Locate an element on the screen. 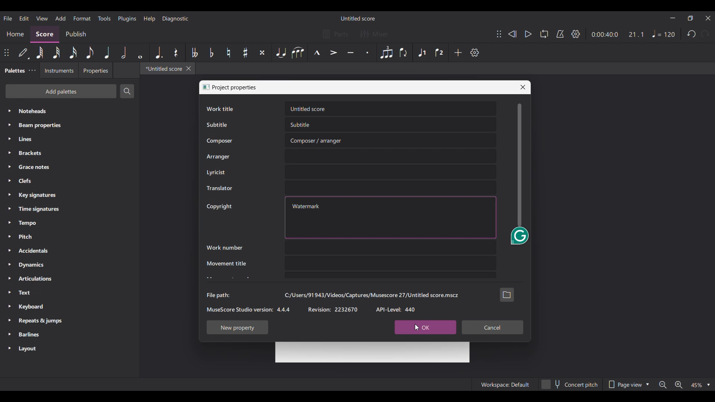 This screenshot has height=402, width=715. Workspace: Default is located at coordinates (504, 384).